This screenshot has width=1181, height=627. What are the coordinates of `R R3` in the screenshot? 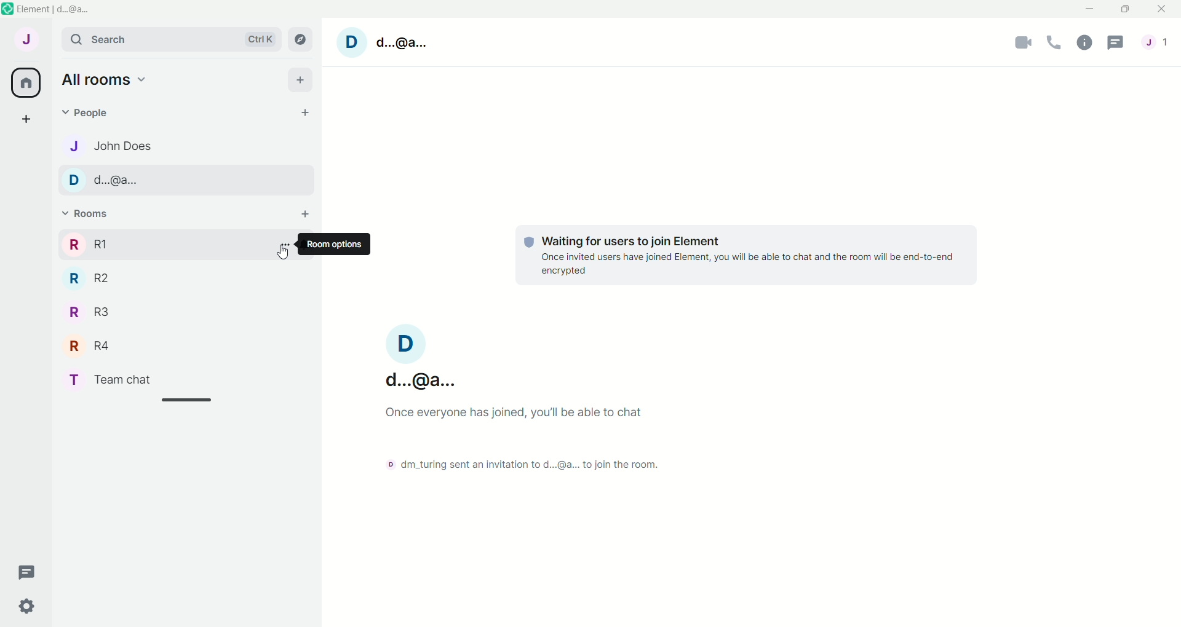 It's located at (98, 315).